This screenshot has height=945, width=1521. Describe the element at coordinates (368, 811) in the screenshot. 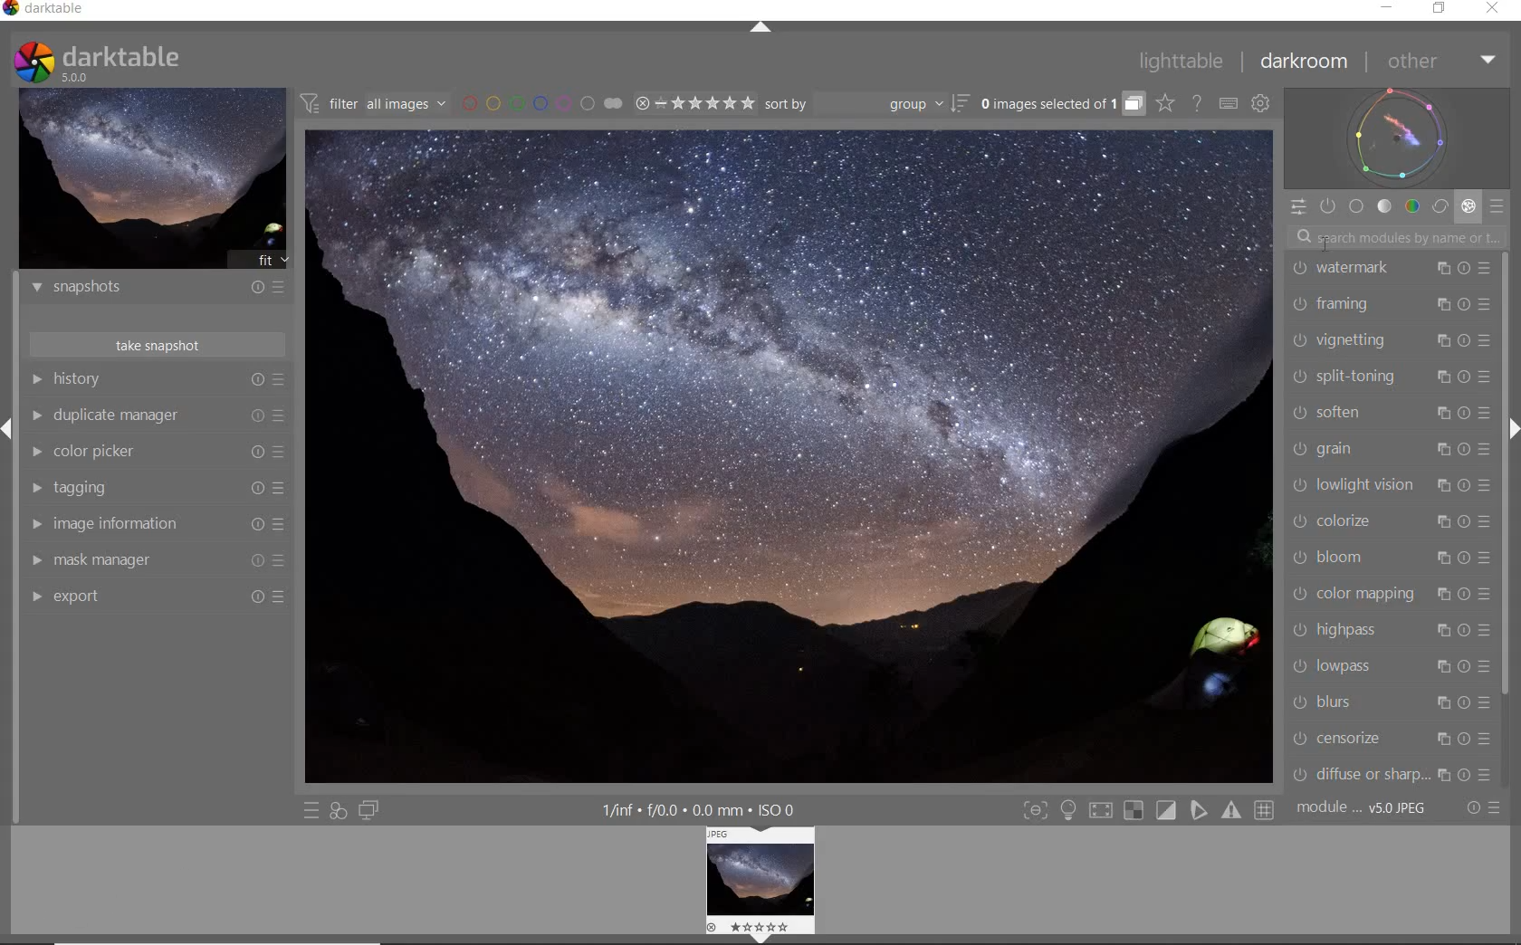

I see `DISPLAY A SECOND DARKROOM IMAGE WINDOW` at that location.